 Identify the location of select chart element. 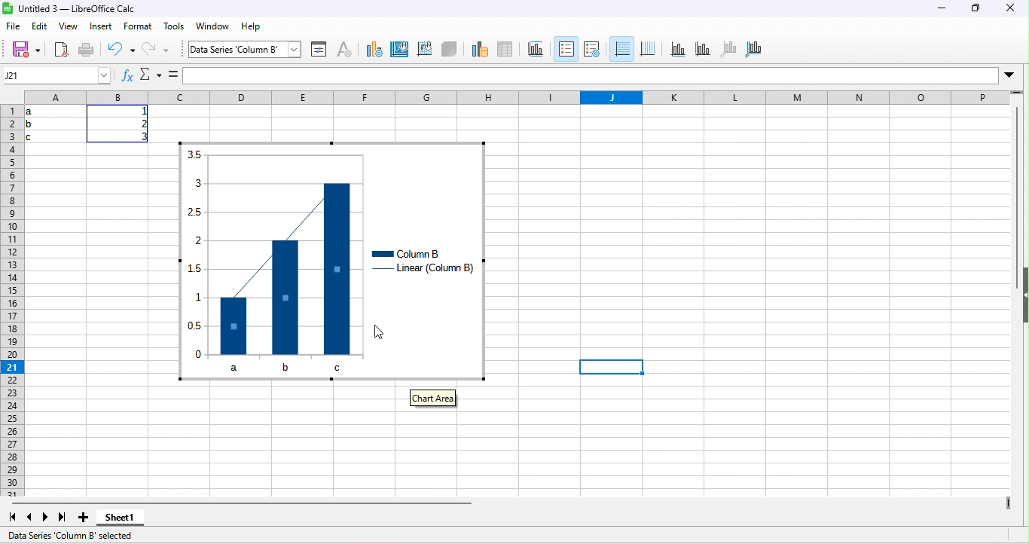
(293, 48).